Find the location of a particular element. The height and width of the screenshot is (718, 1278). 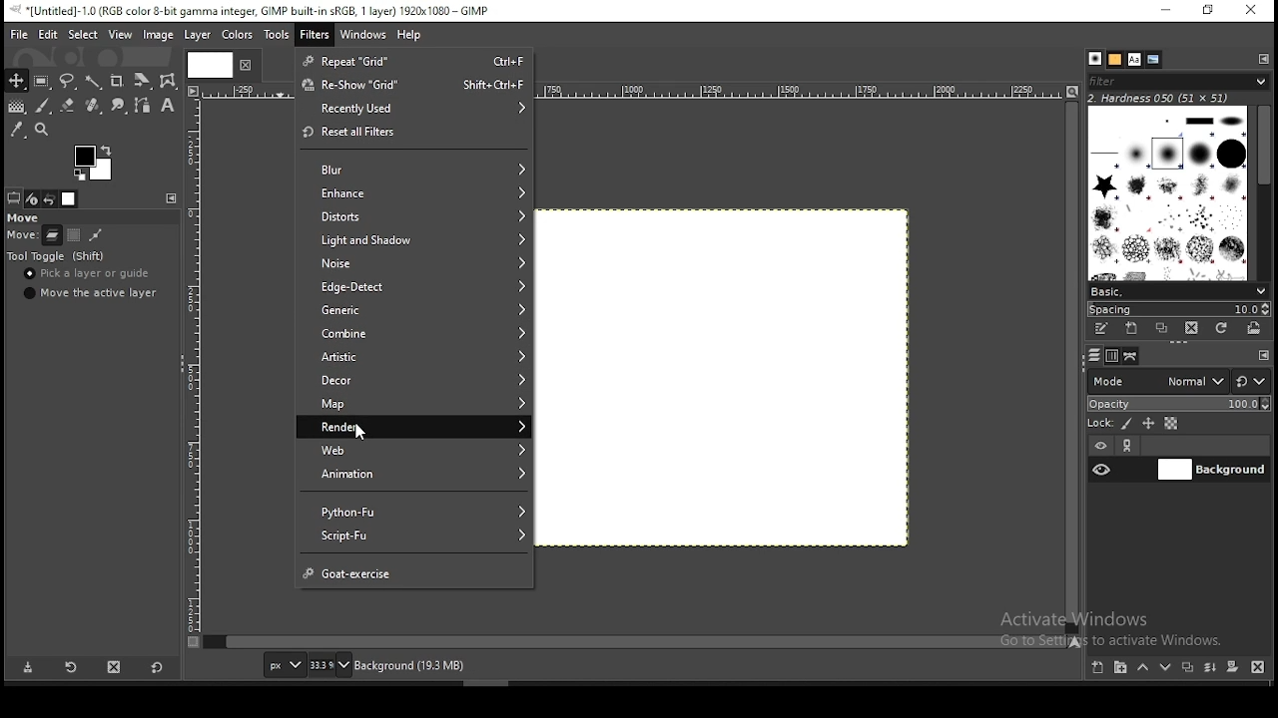

pick a layer or guide is located at coordinates (87, 274).